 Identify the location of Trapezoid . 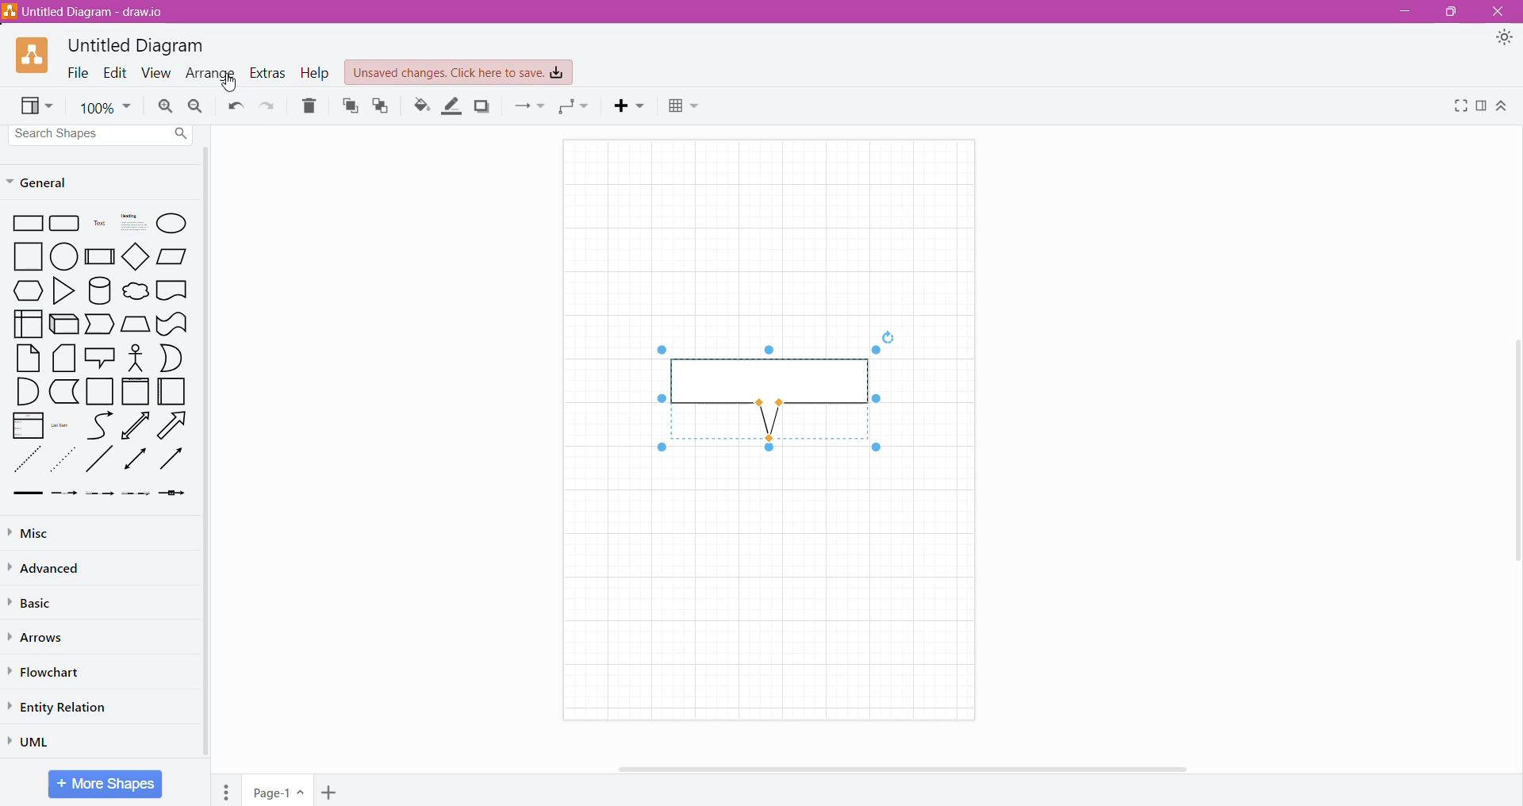
(101, 324).